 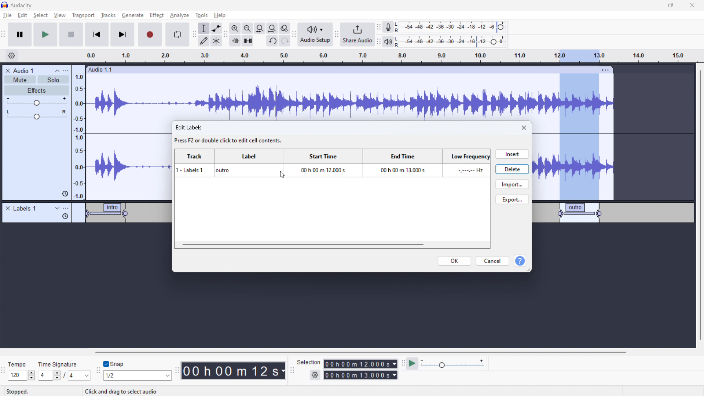 What do you see at coordinates (66, 209) in the screenshot?
I see `labels options` at bounding box center [66, 209].